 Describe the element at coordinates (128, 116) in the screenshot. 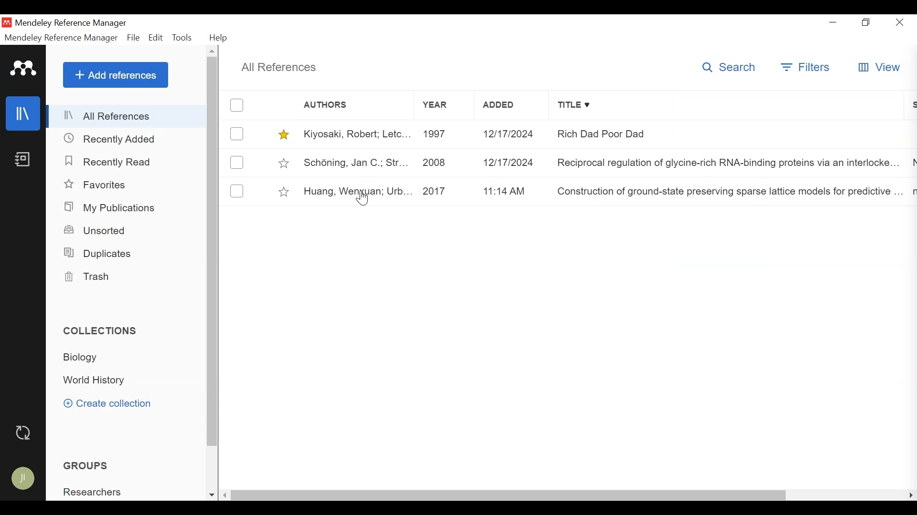

I see `All References` at that location.